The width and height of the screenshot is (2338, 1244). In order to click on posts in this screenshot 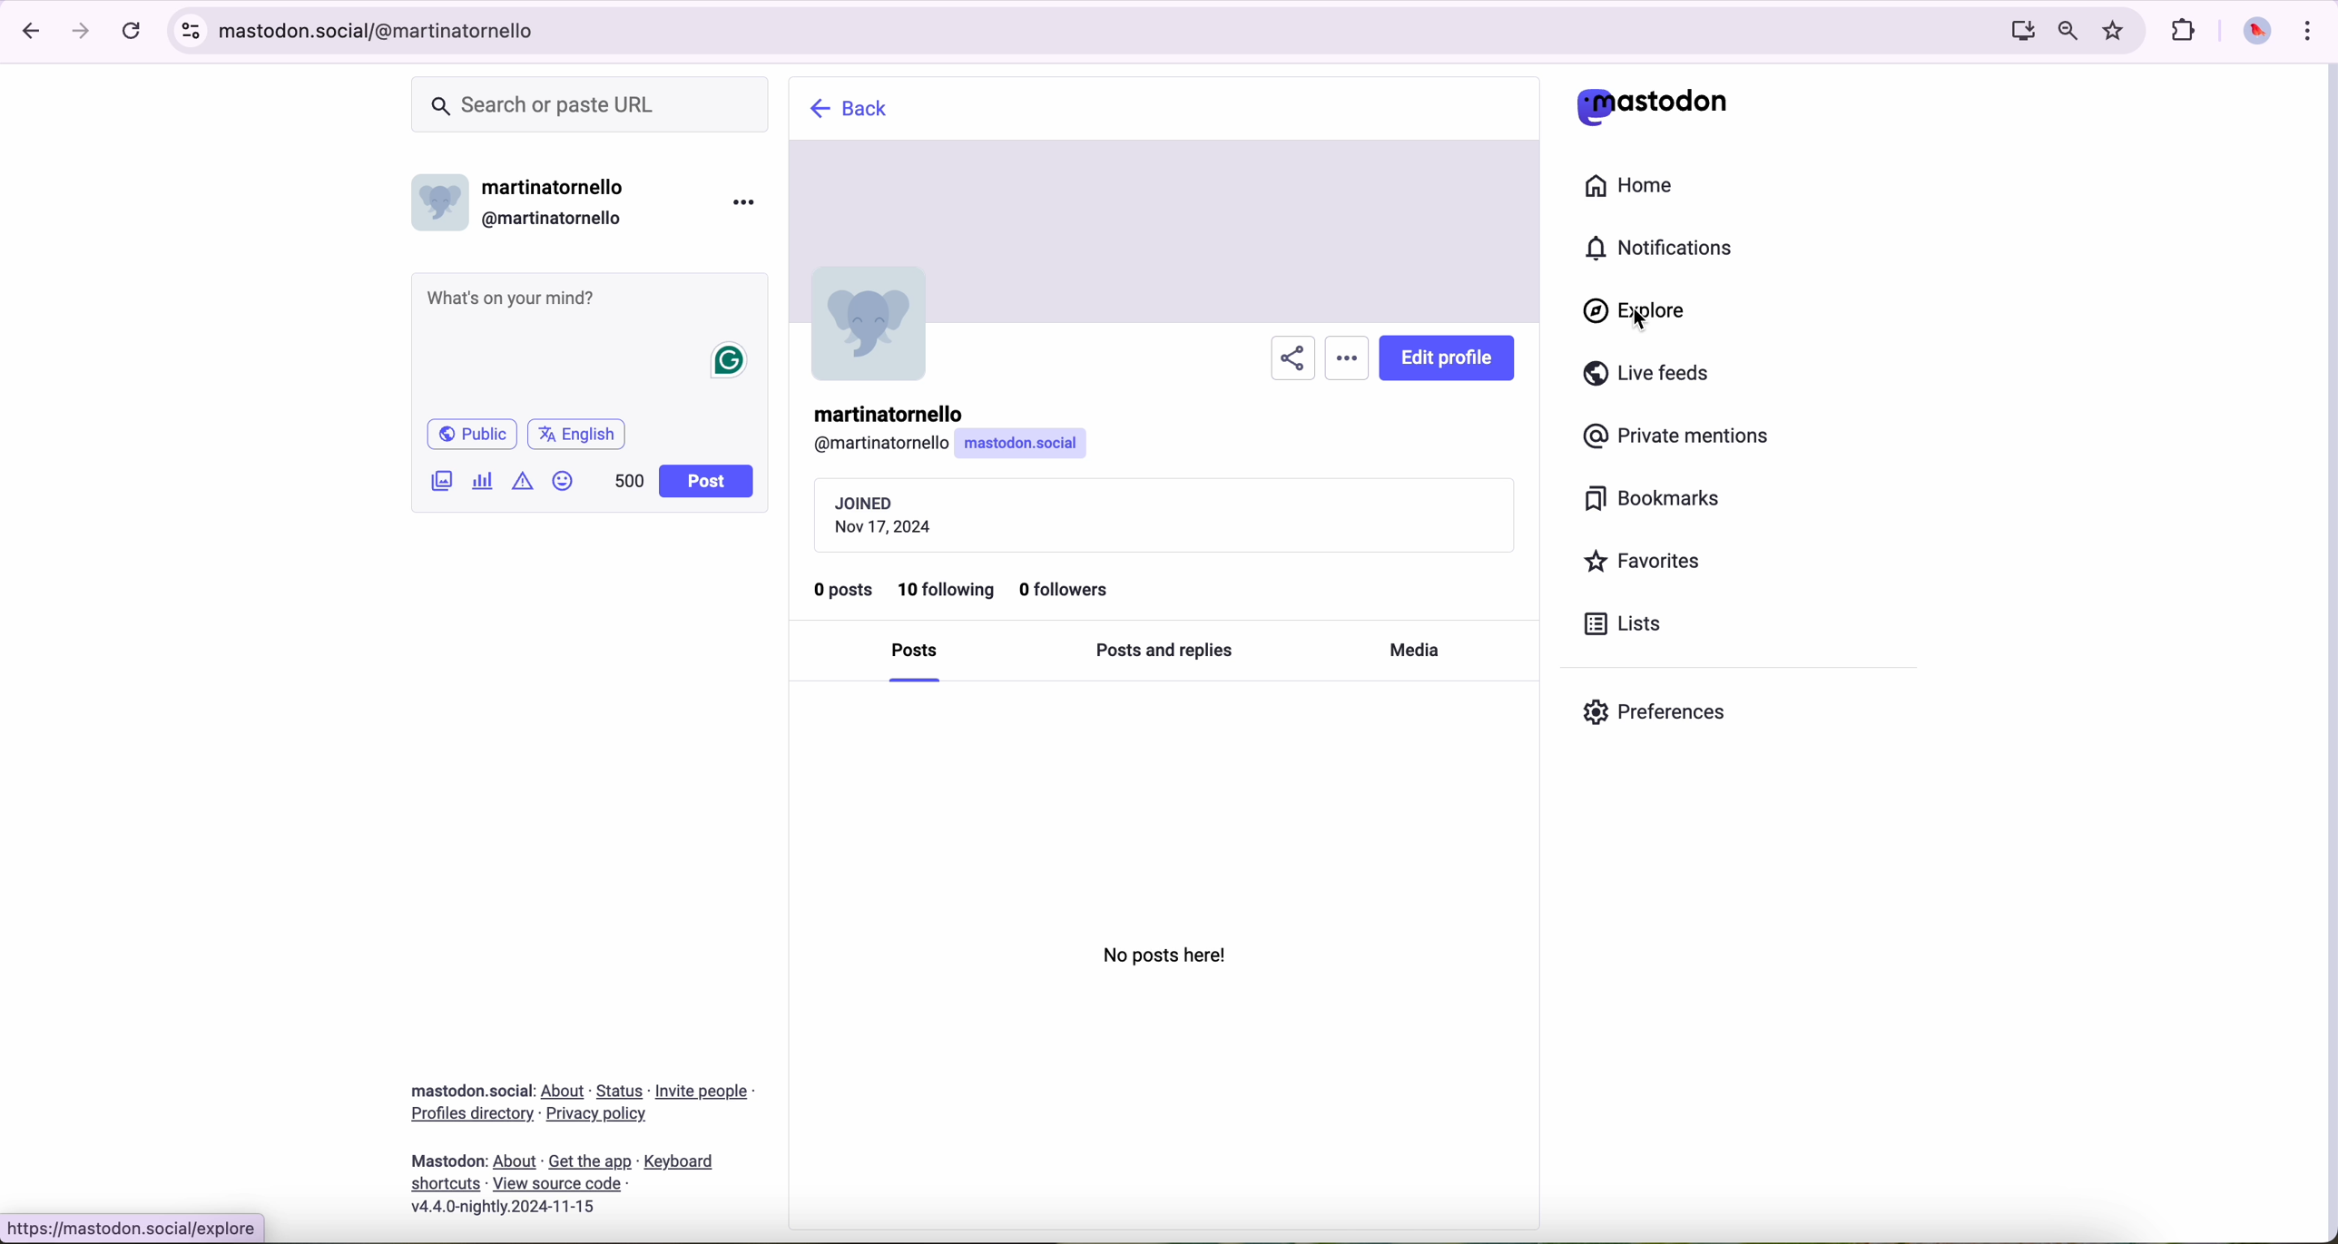, I will do `click(908, 658)`.